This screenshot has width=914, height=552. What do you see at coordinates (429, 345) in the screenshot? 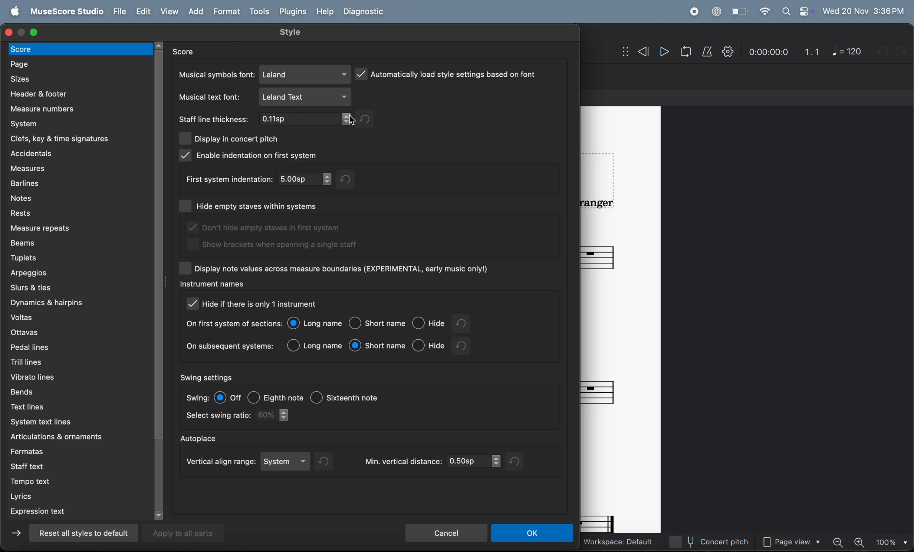
I see `hide` at bounding box center [429, 345].